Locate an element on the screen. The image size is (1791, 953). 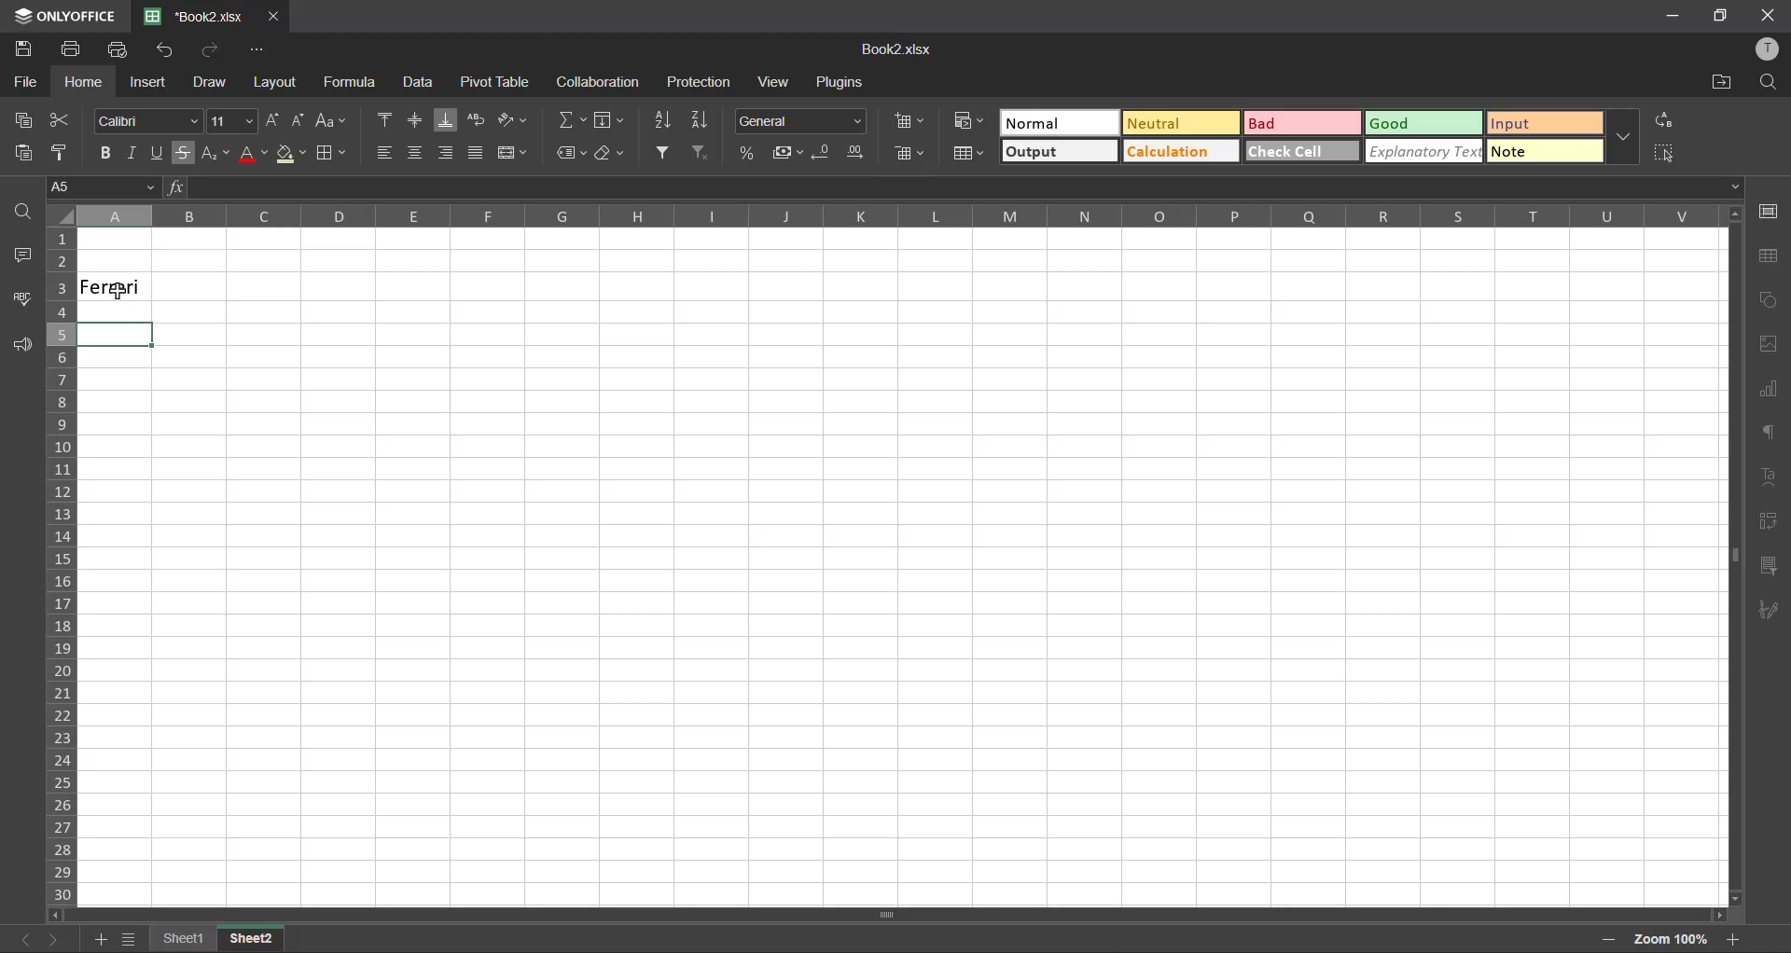
text is located at coordinates (1773, 478).